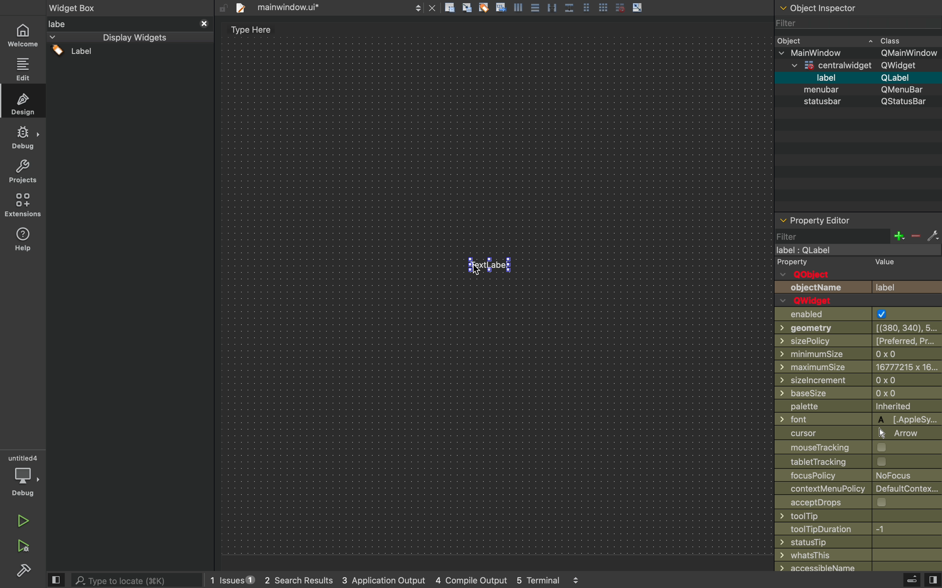  I want to click on logs, so click(413, 581).